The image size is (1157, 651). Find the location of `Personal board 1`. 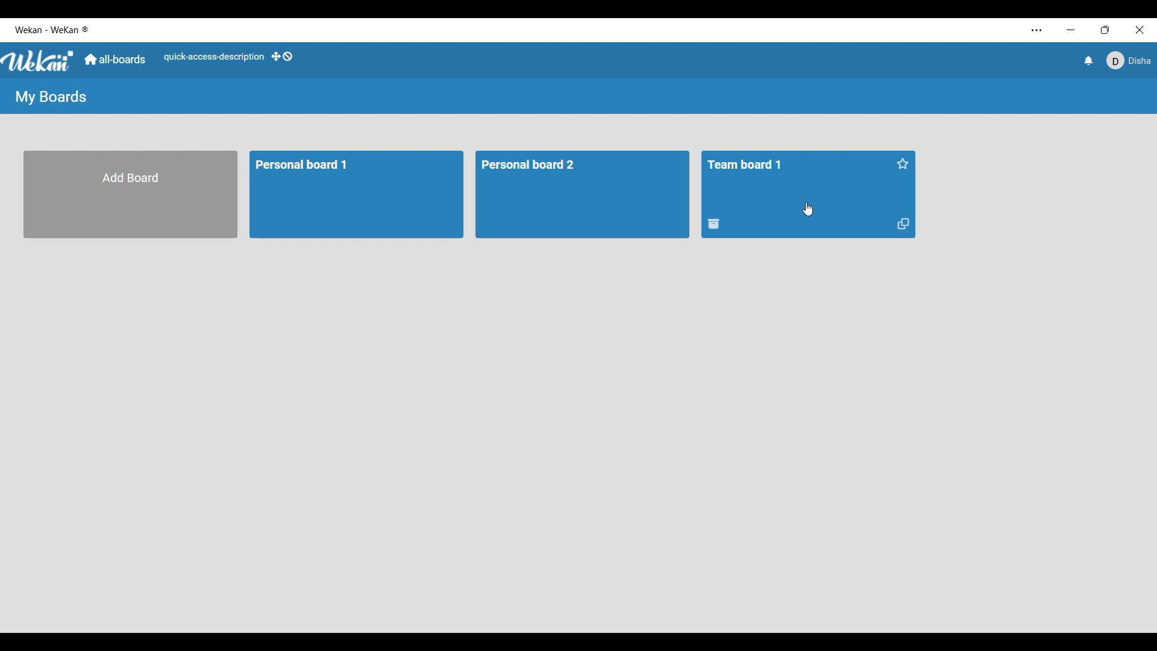

Personal board 1 is located at coordinates (309, 168).